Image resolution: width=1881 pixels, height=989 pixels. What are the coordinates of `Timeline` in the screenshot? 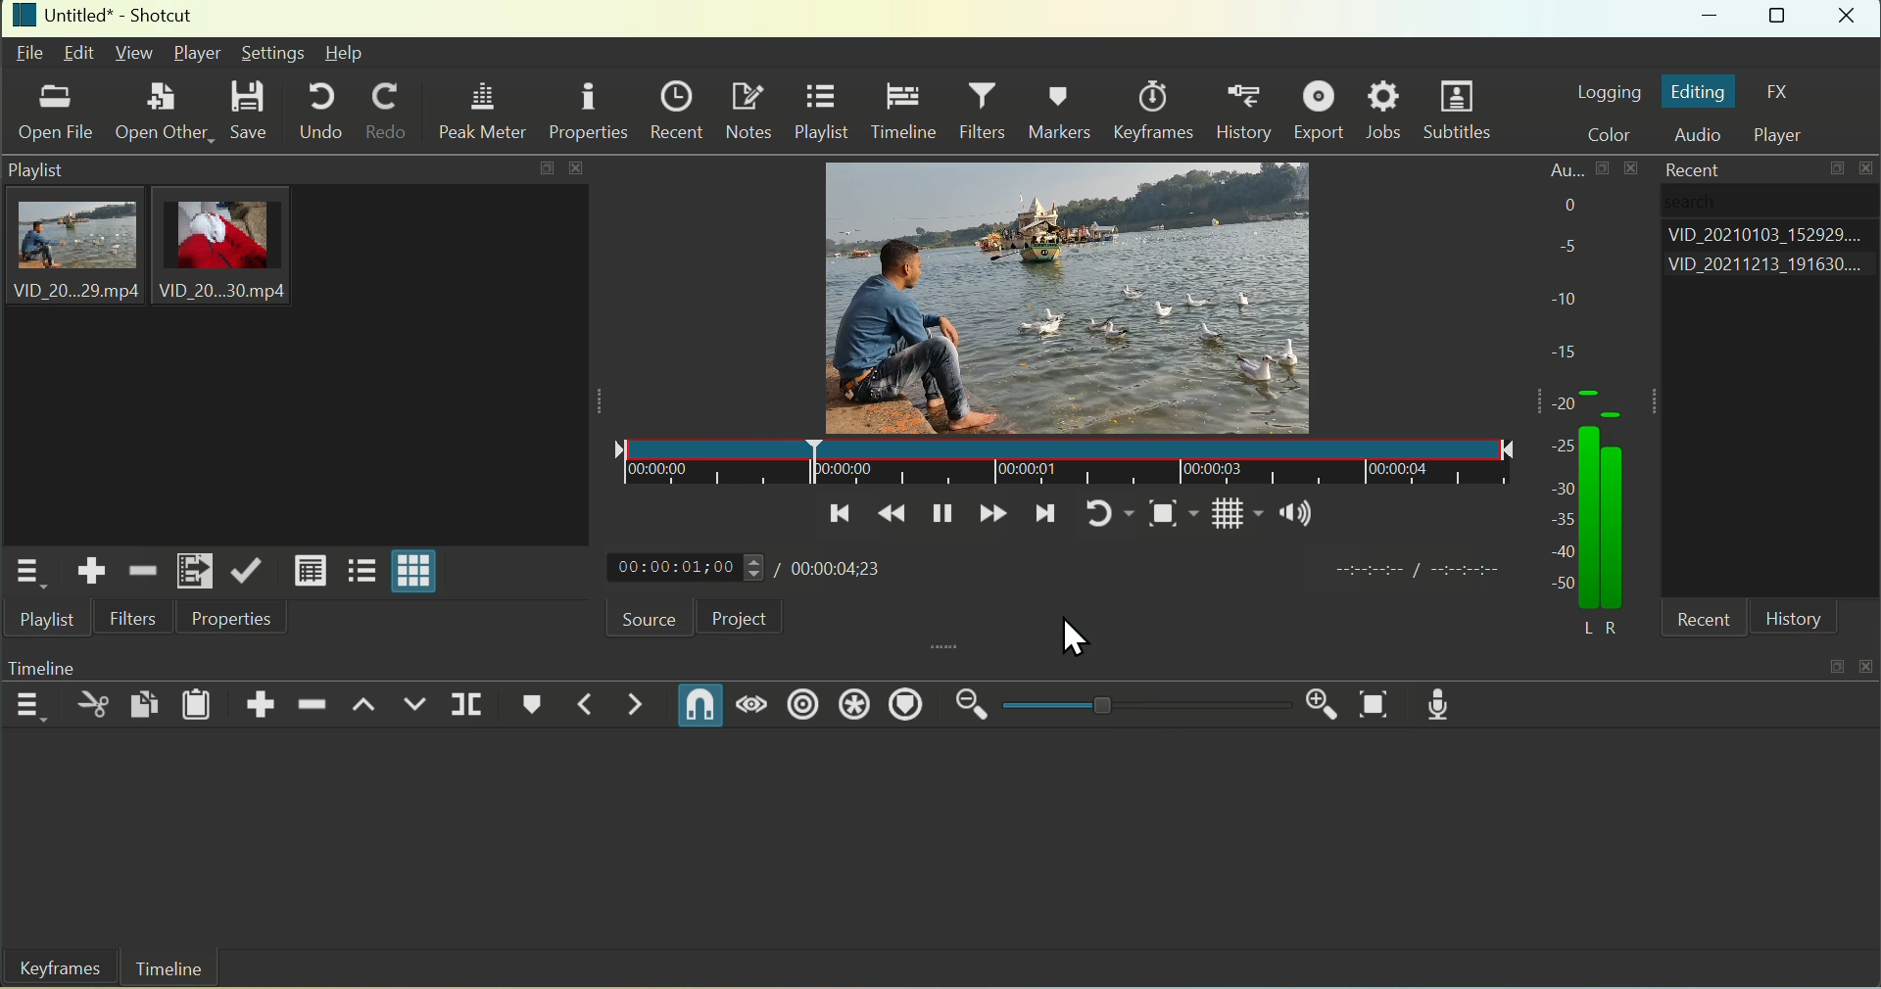 It's located at (169, 969).